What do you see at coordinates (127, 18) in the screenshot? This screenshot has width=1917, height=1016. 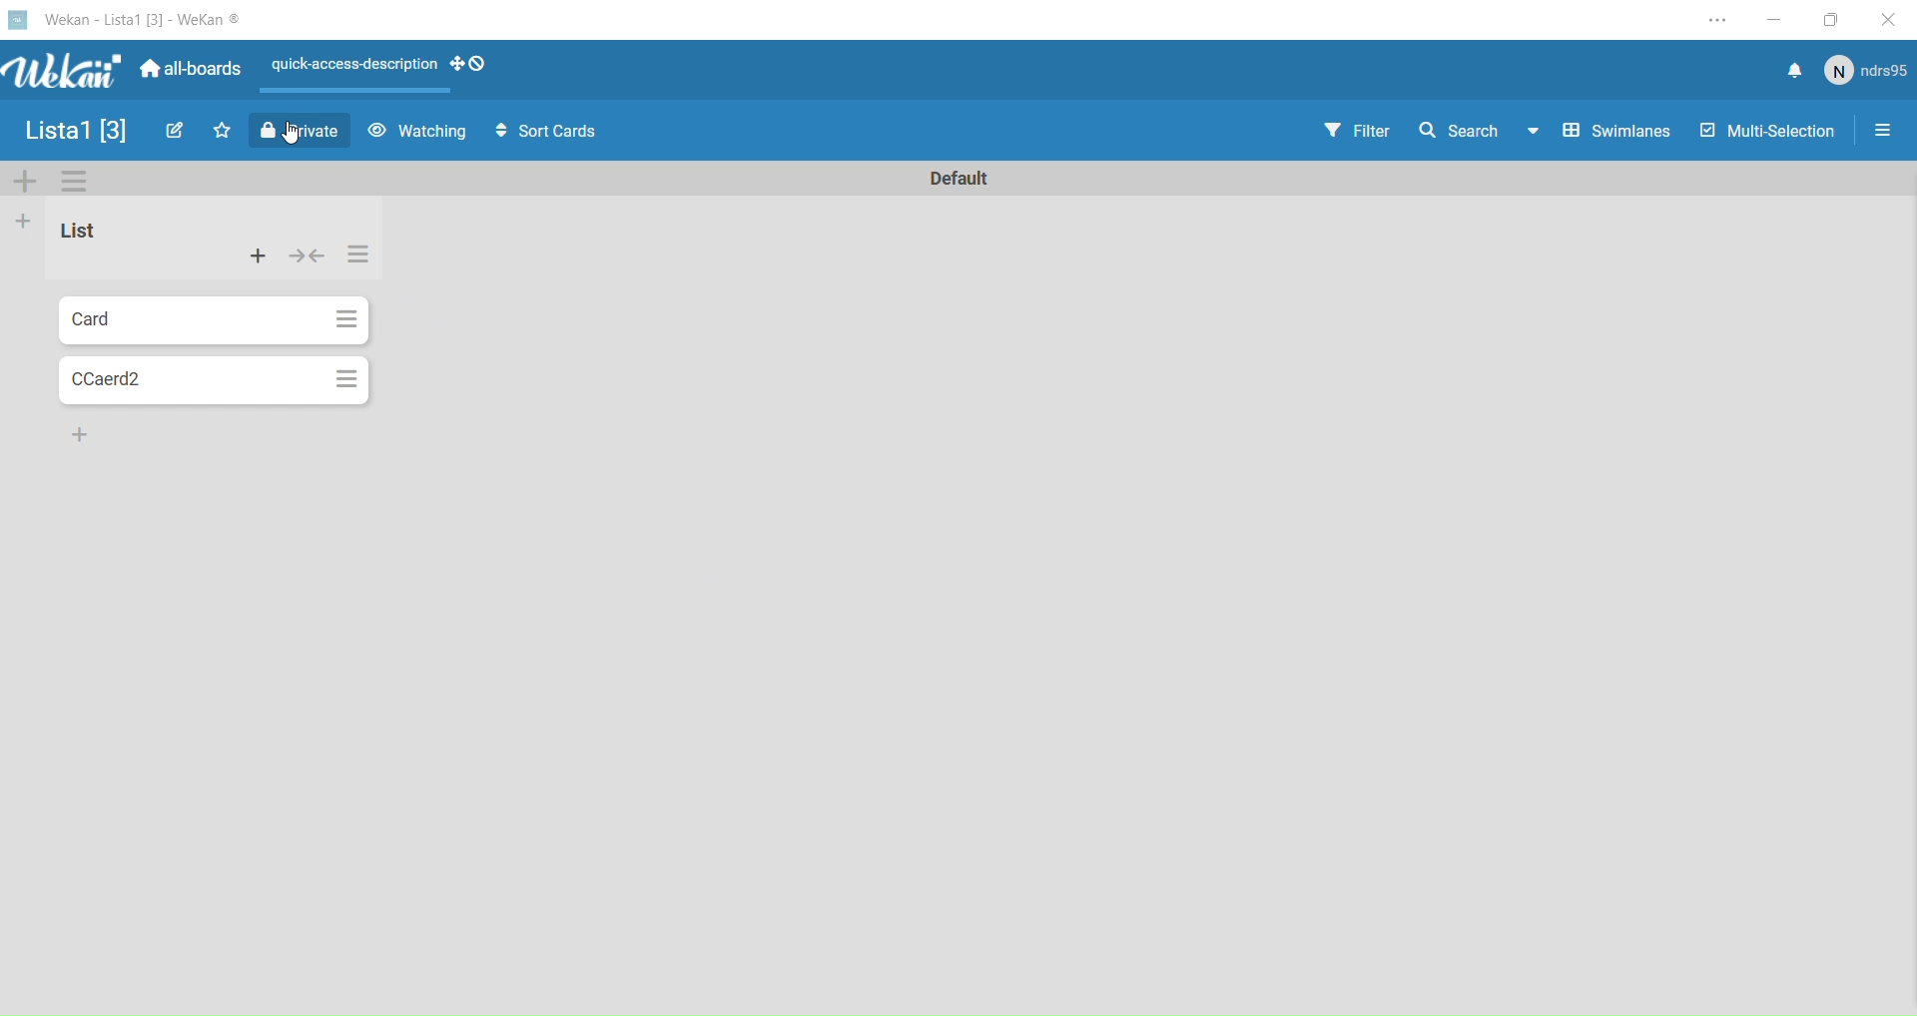 I see `Wekan ` at bounding box center [127, 18].